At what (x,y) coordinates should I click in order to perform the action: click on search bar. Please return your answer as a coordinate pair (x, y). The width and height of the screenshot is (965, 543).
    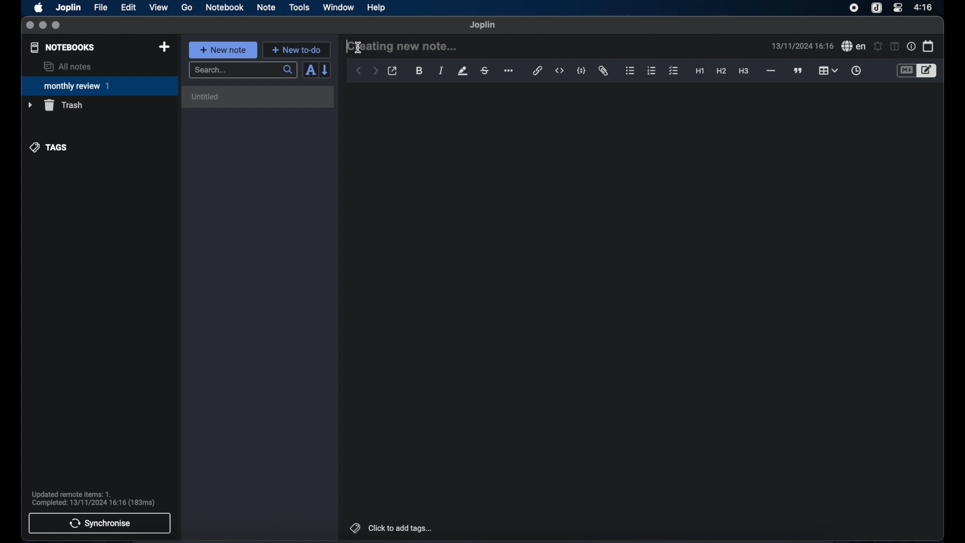
    Looking at the image, I should click on (243, 71).